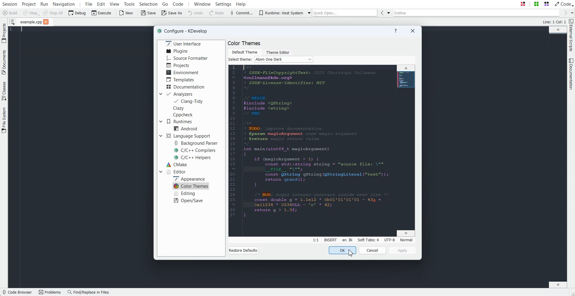  Describe the element at coordinates (241, 13) in the screenshot. I see `Commit` at that location.